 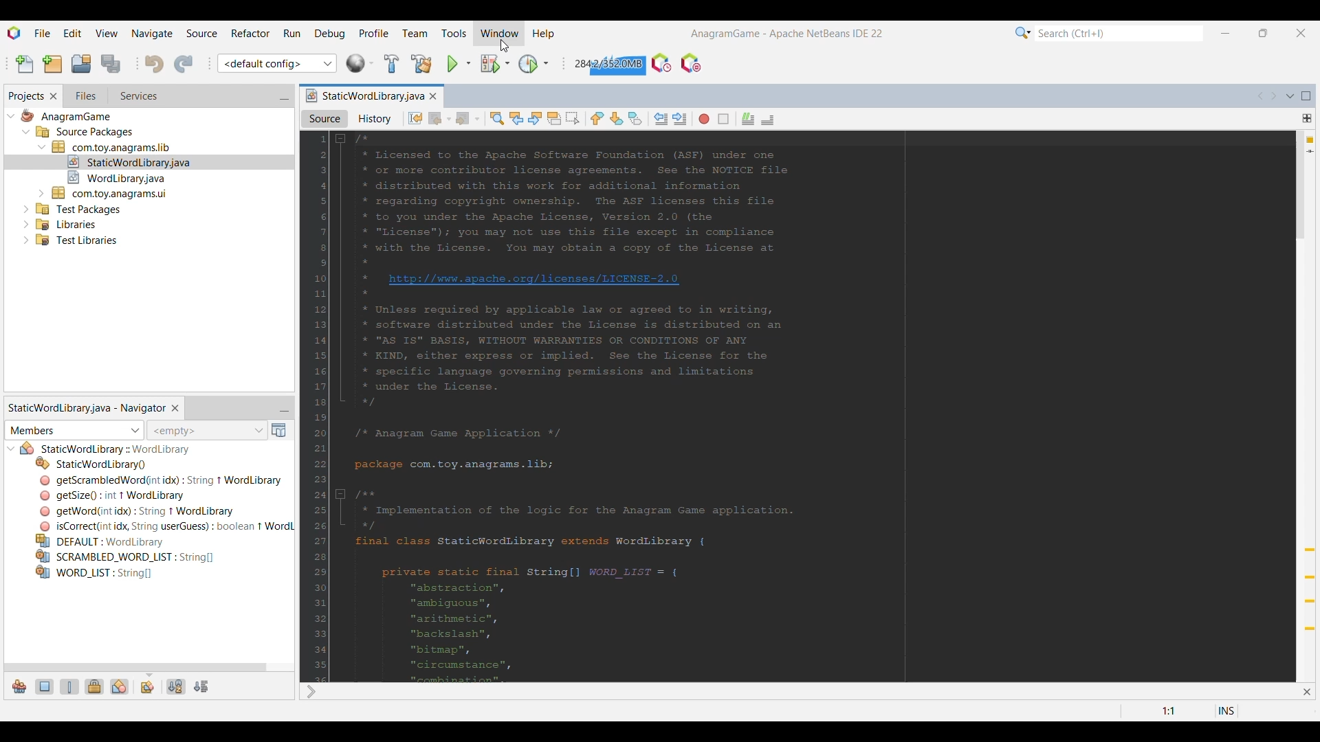 What do you see at coordinates (500, 33) in the screenshot?
I see `Window menu highlighted` at bounding box center [500, 33].